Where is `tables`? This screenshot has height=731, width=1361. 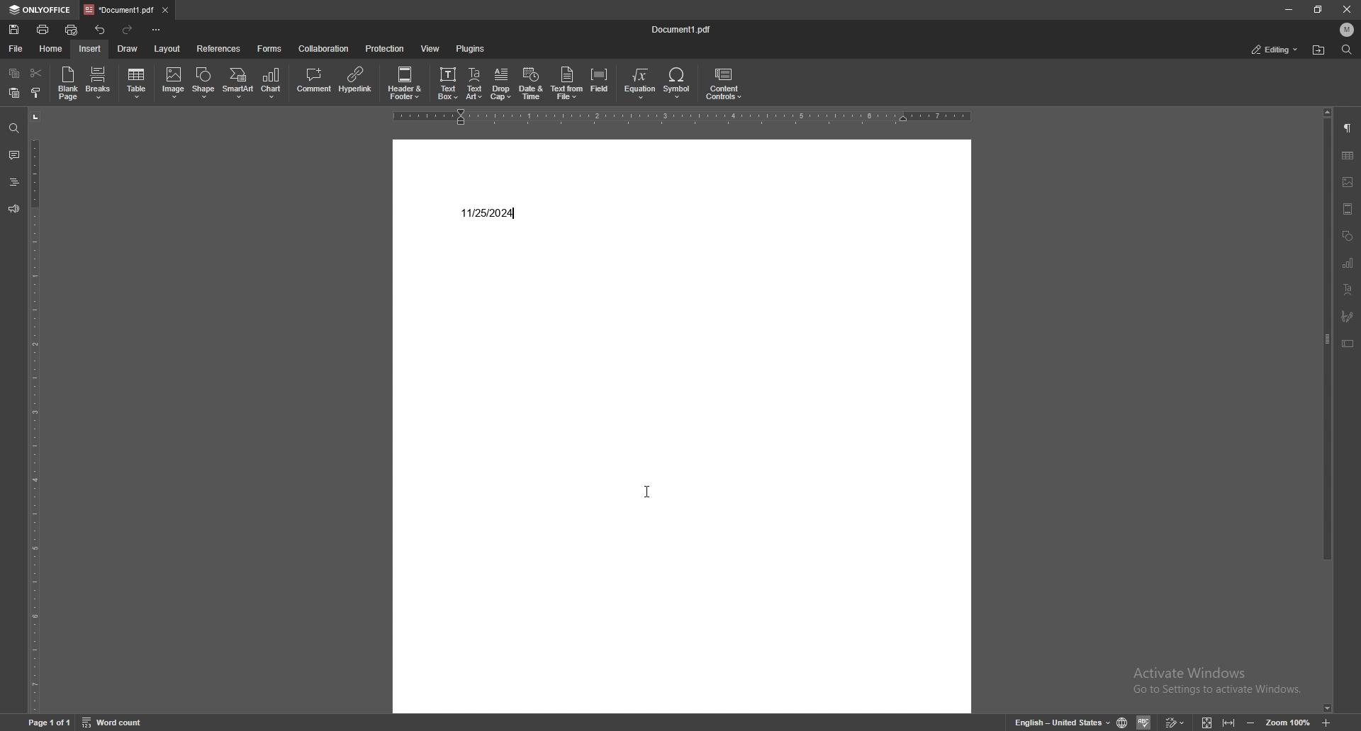 tables is located at coordinates (1348, 155).